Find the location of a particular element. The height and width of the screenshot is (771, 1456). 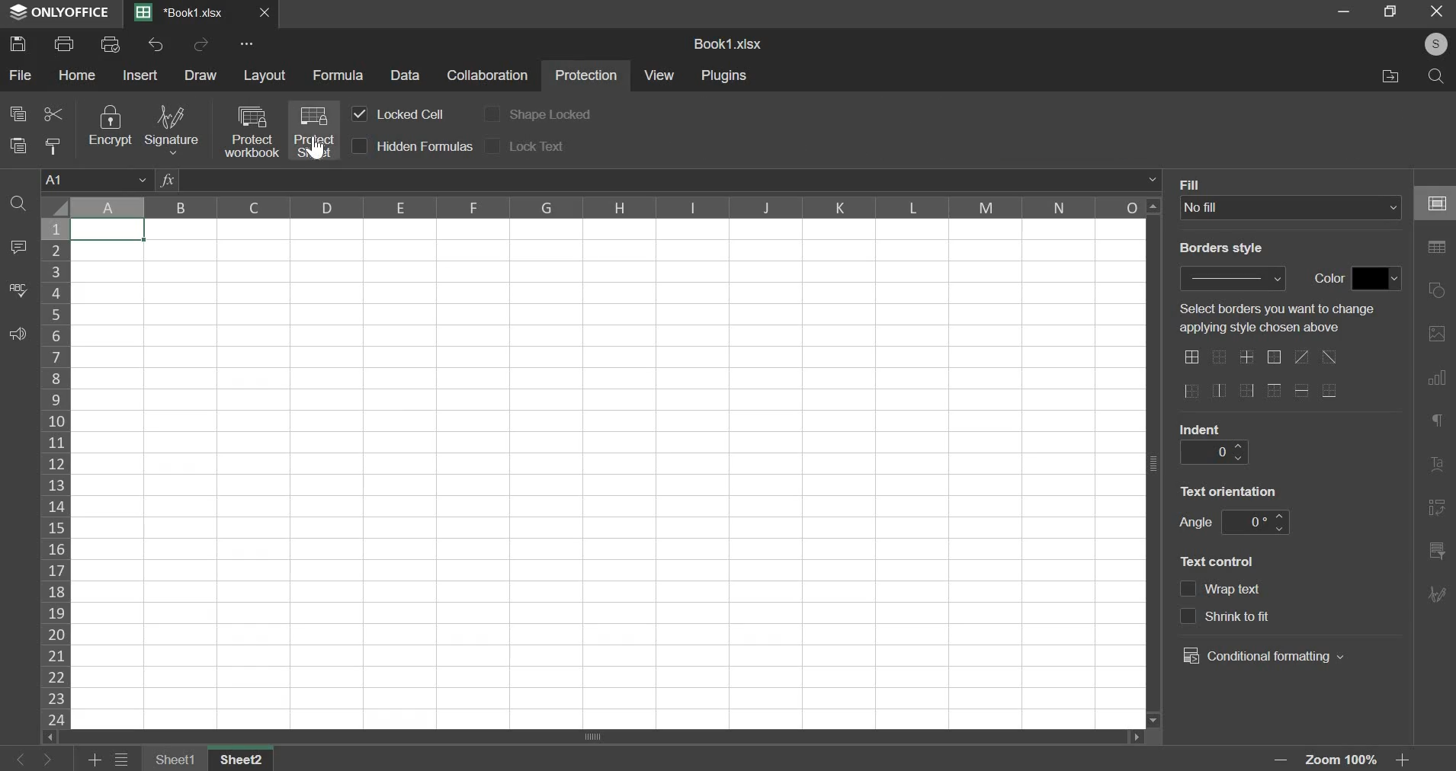

conditional formatting is located at coordinates (1262, 656).